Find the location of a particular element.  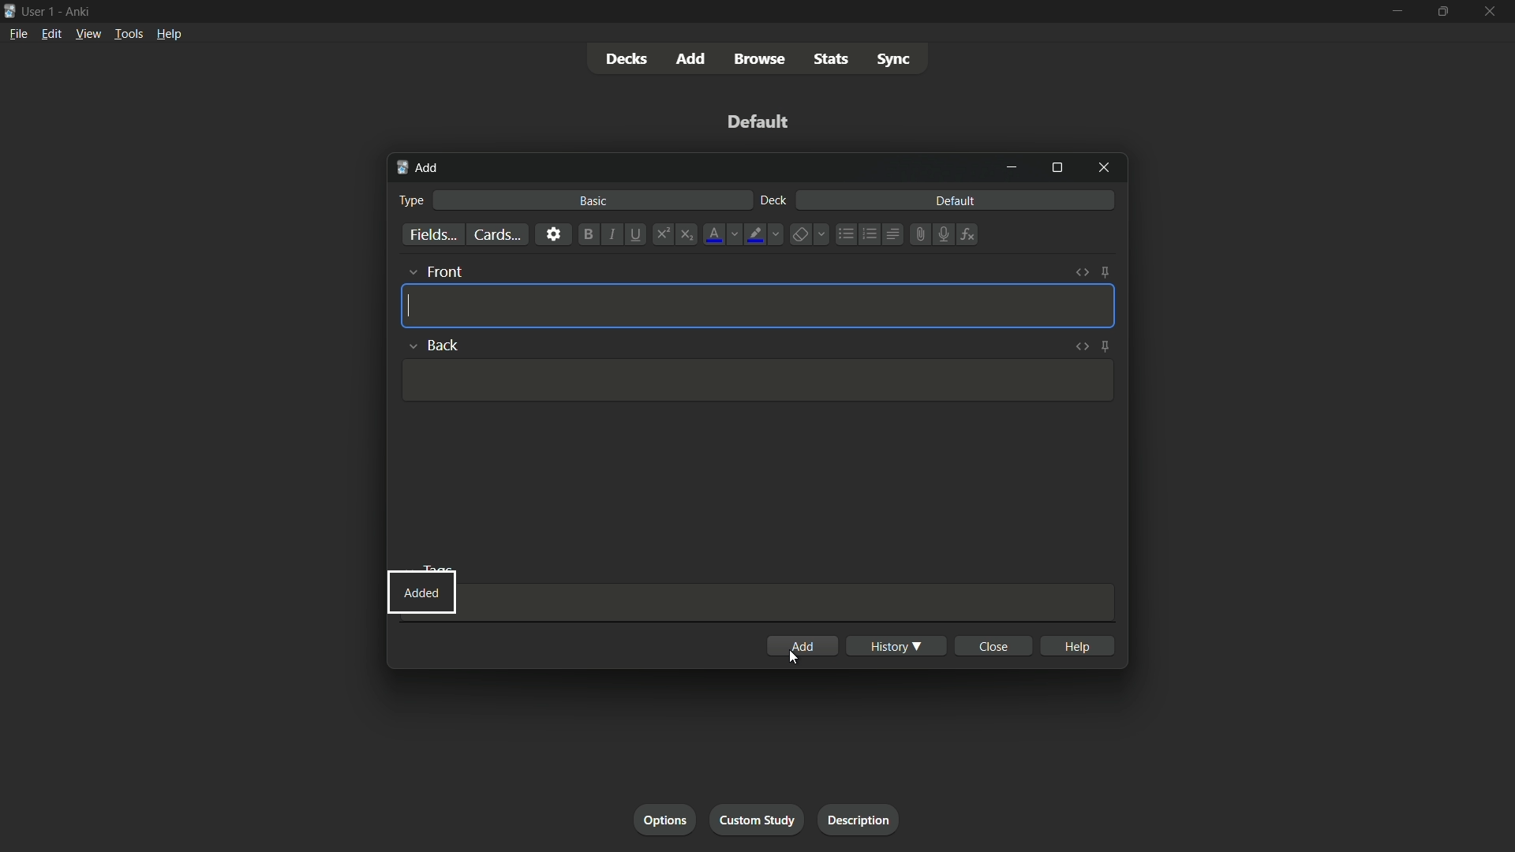

fields is located at coordinates (432, 235).